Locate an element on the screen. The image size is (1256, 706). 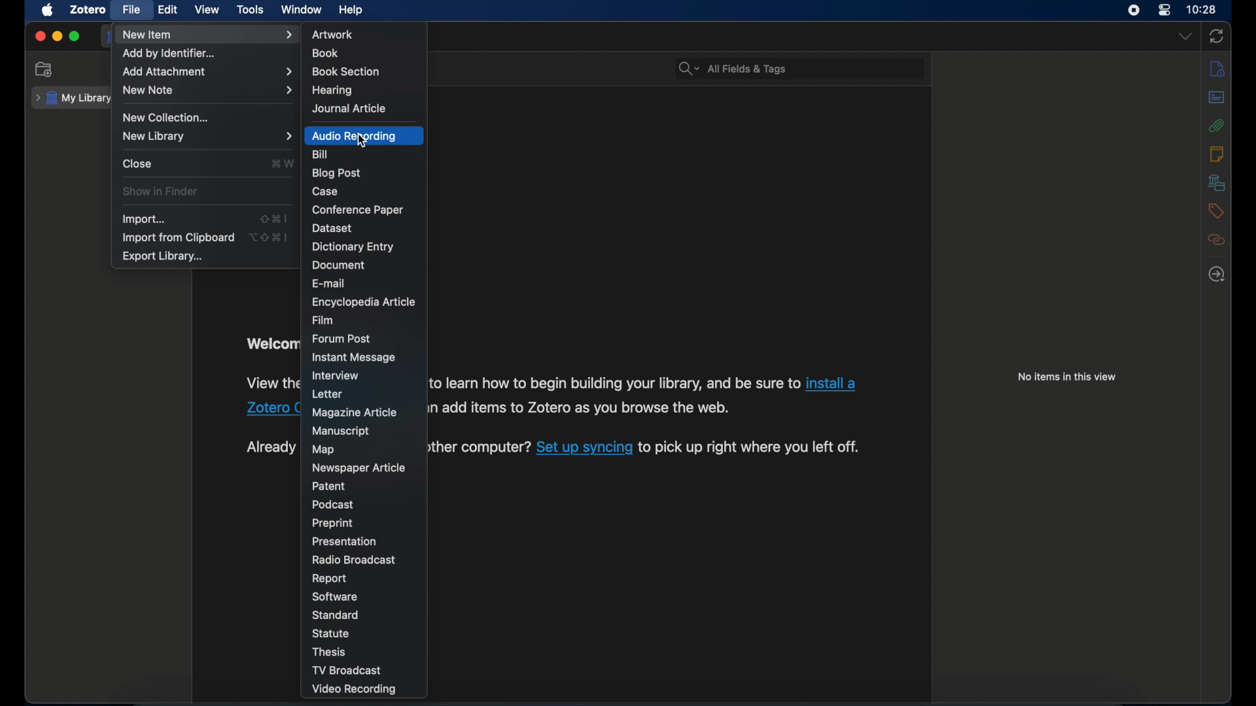
attachments is located at coordinates (1217, 126).